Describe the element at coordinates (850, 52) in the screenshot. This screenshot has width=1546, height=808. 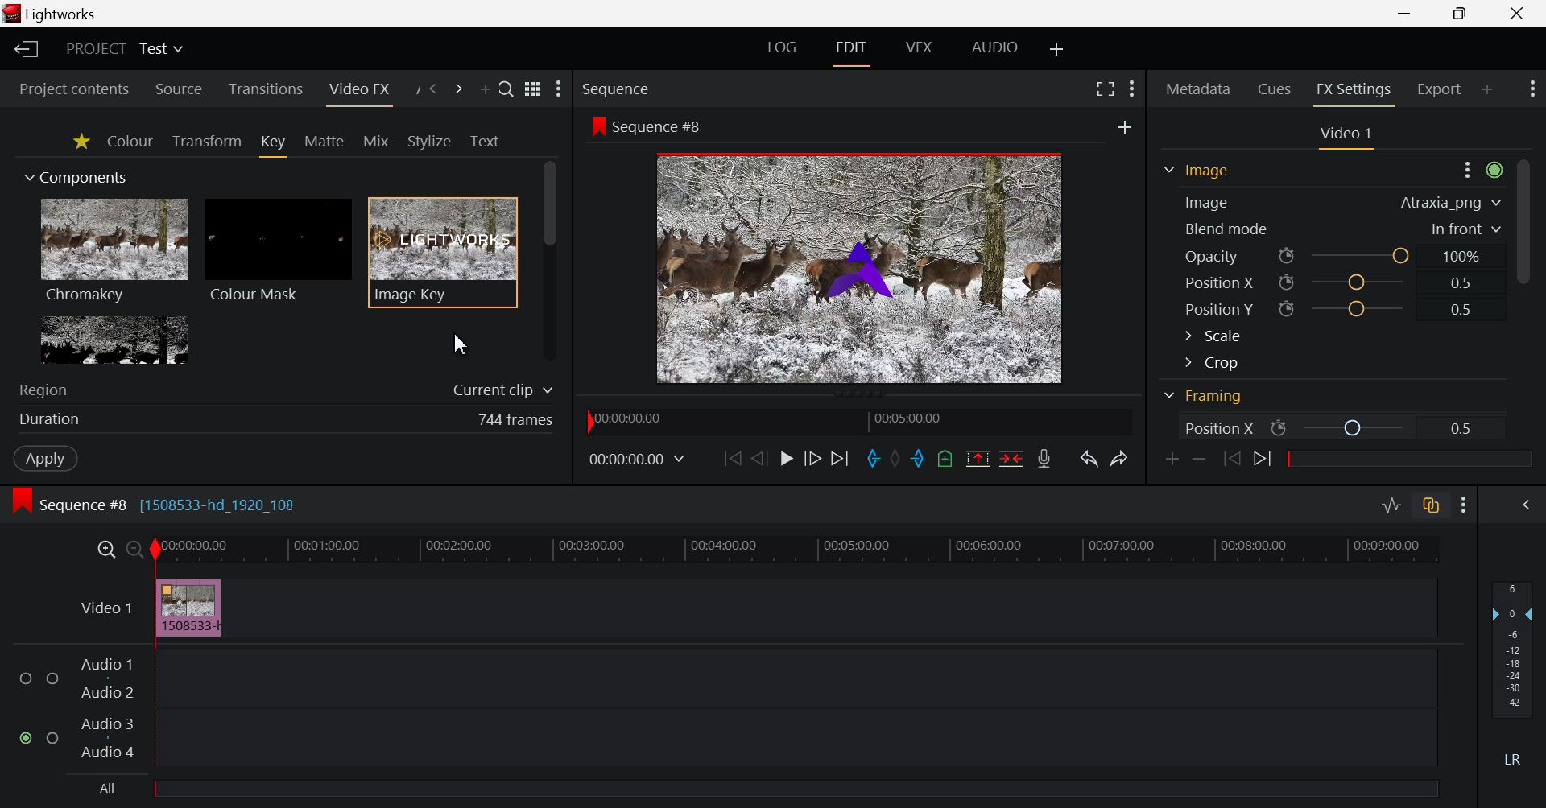
I see `EDIT Layout` at that location.